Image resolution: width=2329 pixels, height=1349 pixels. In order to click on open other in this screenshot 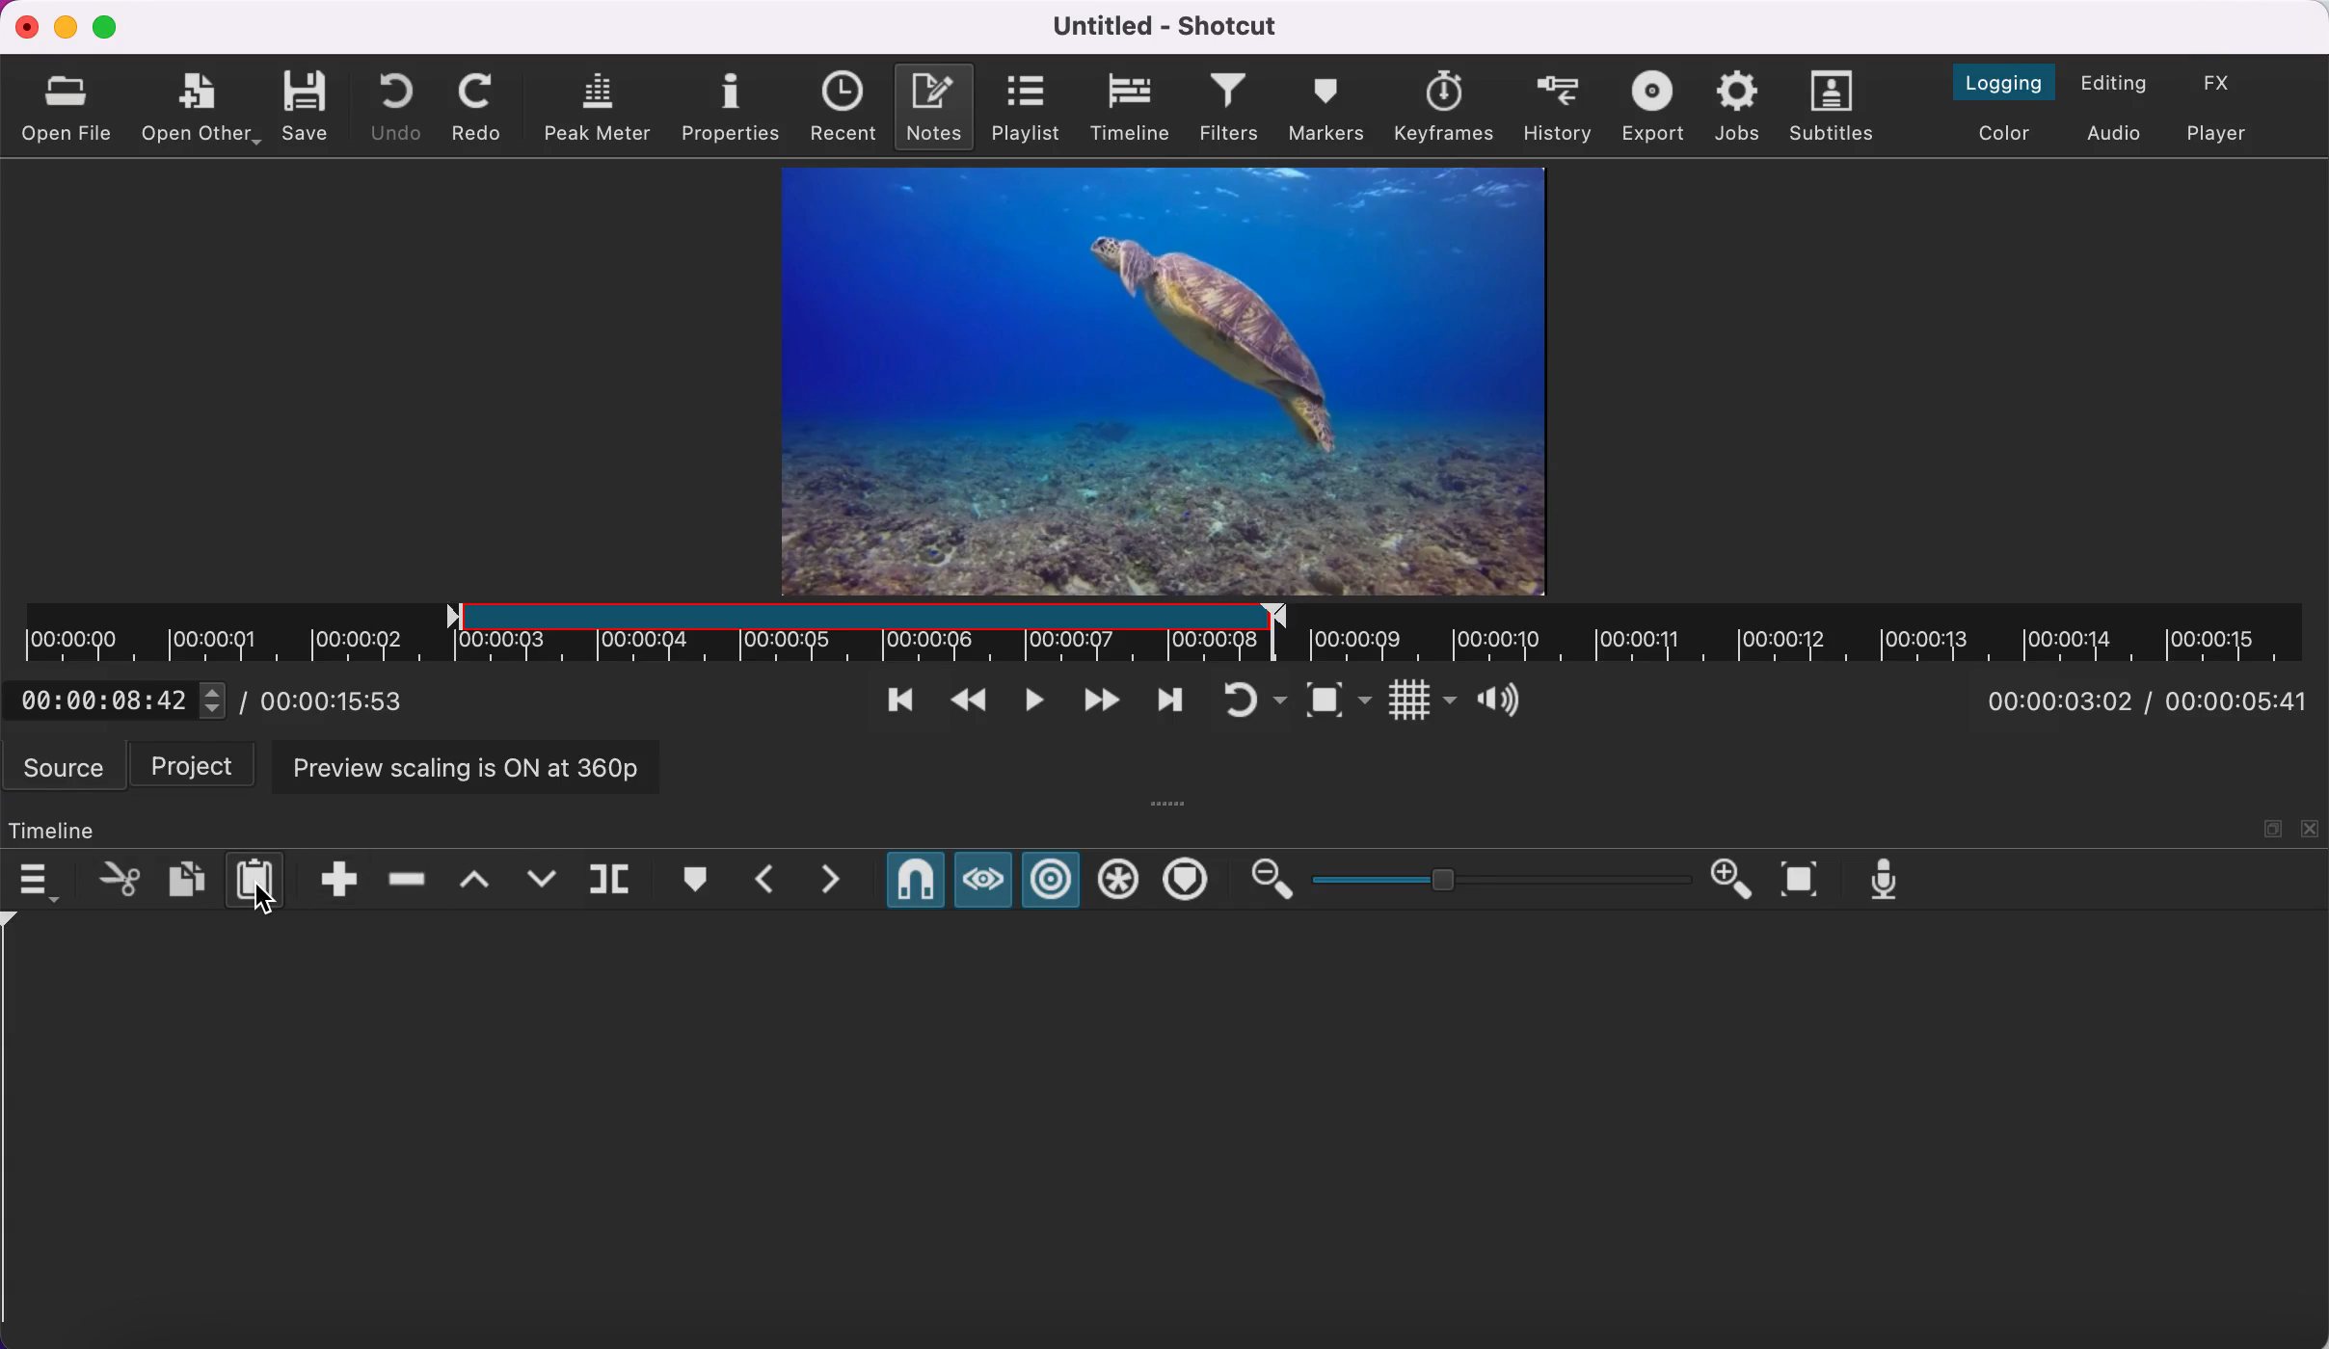, I will do `click(202, 109)`.